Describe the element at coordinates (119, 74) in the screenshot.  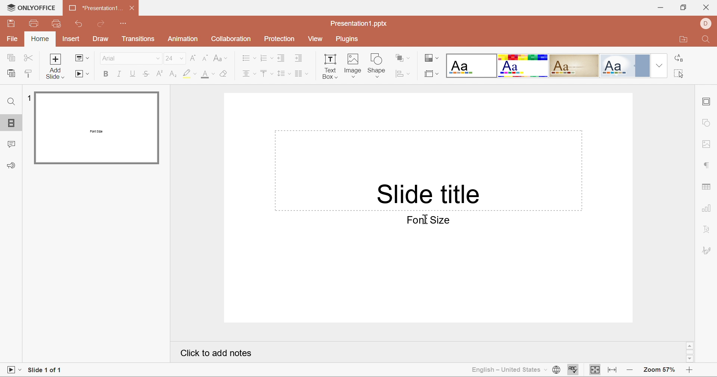
I see `Italic` at that location.